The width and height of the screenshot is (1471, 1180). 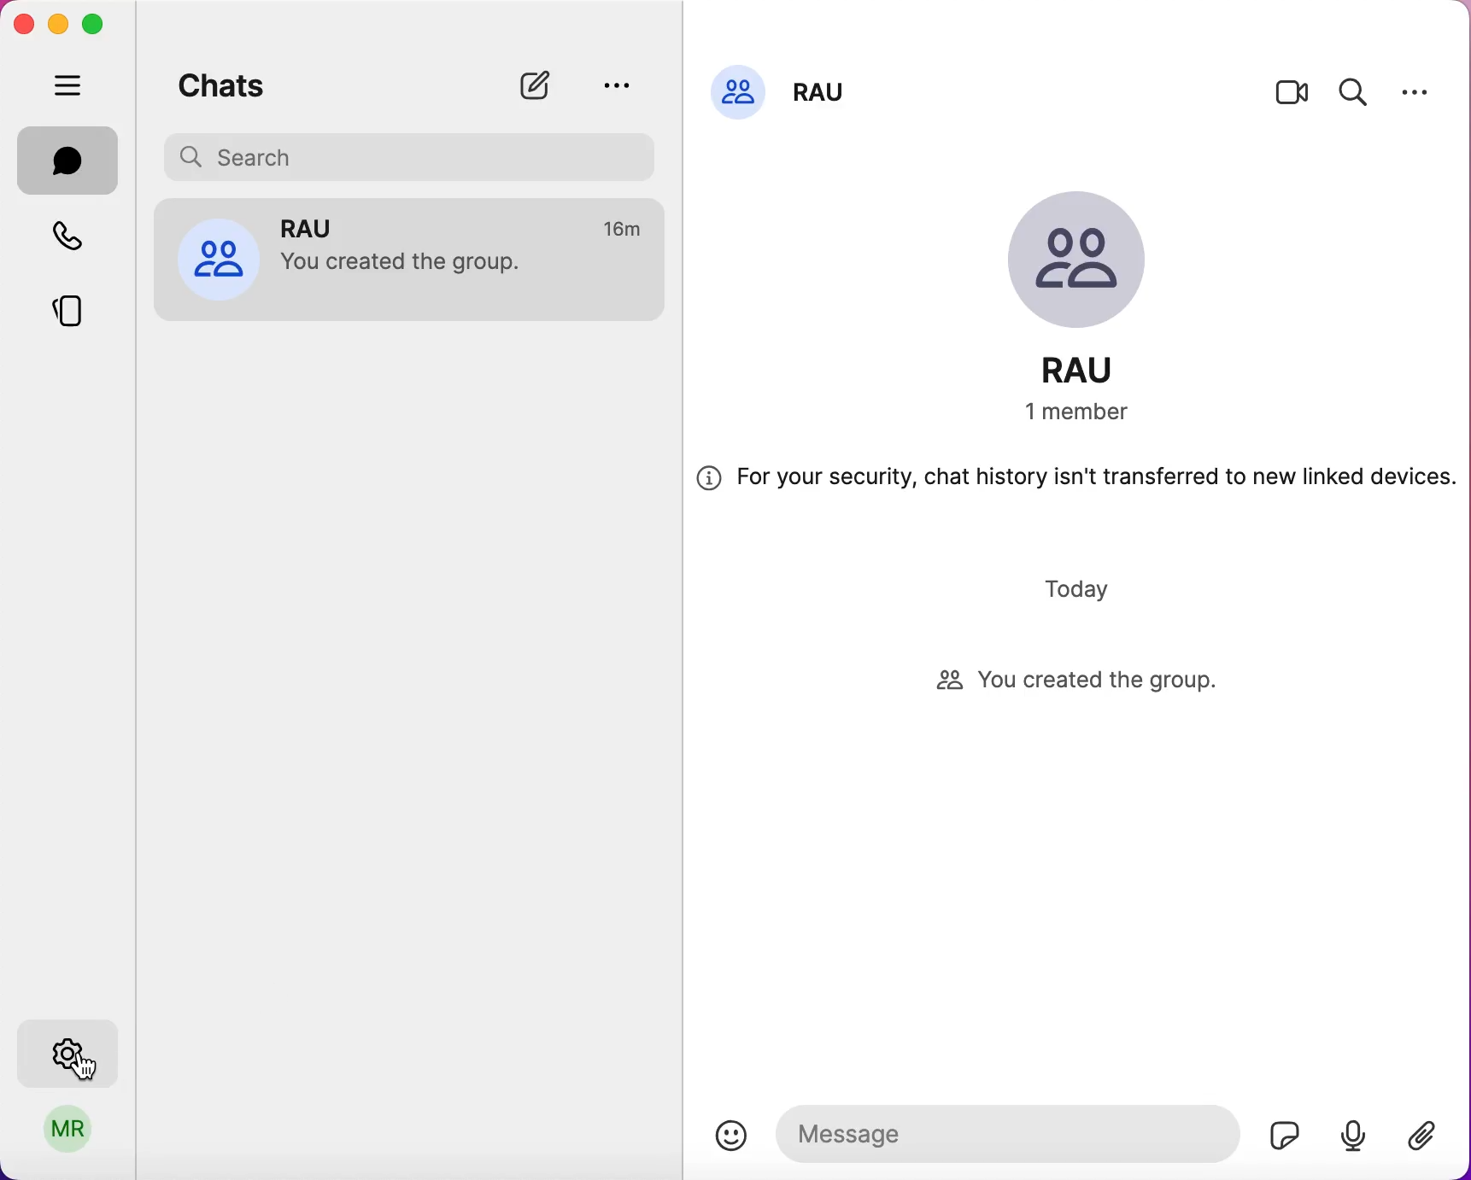 I want to click on maximize, so click(x=99, y=25).